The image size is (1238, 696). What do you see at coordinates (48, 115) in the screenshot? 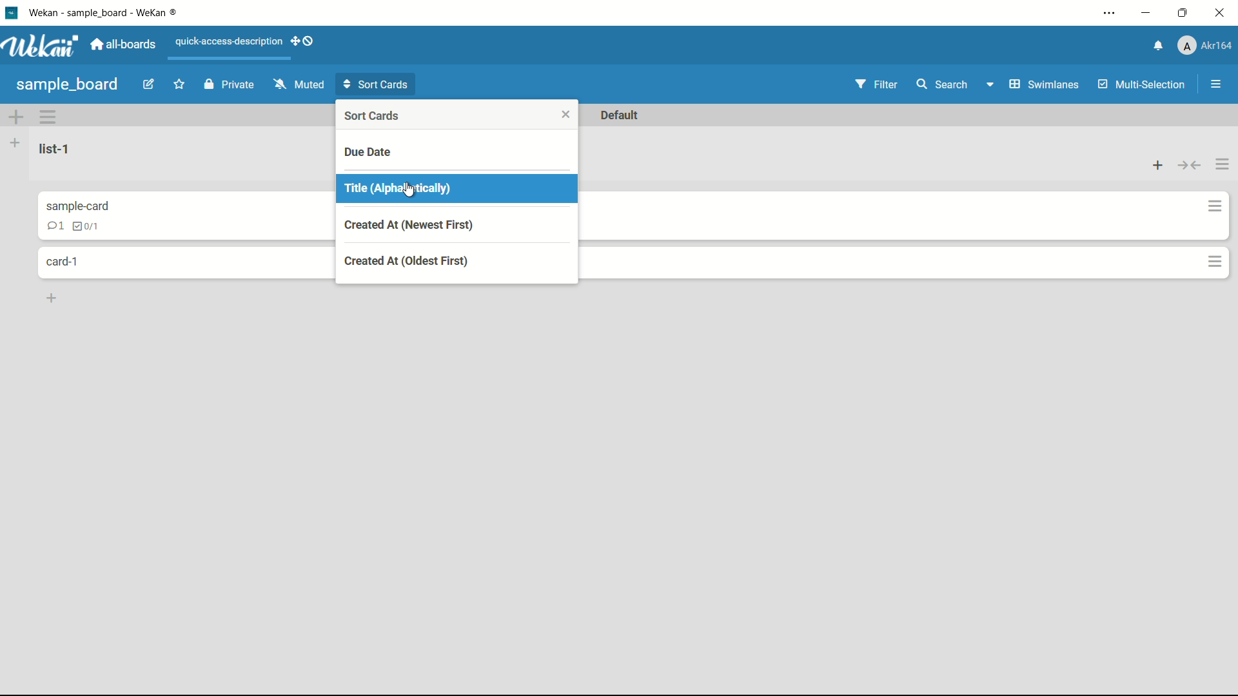
I see `card actions` at bounding box center [48, 115].